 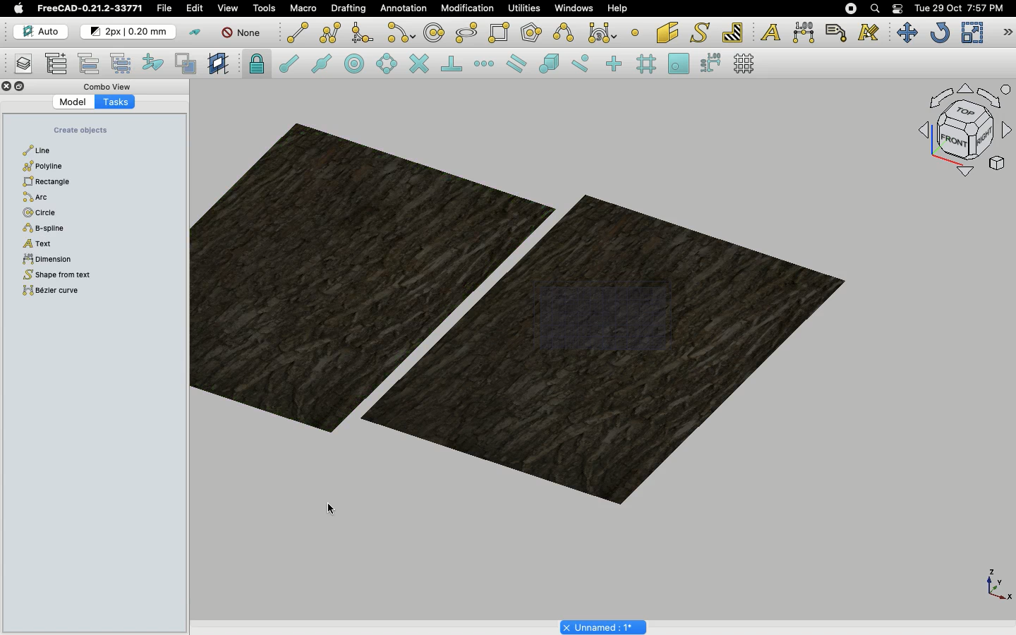 What do you see at coordinates (471, 10) in the screenshot?
I see `Modification` at bounding box center [471, 10].